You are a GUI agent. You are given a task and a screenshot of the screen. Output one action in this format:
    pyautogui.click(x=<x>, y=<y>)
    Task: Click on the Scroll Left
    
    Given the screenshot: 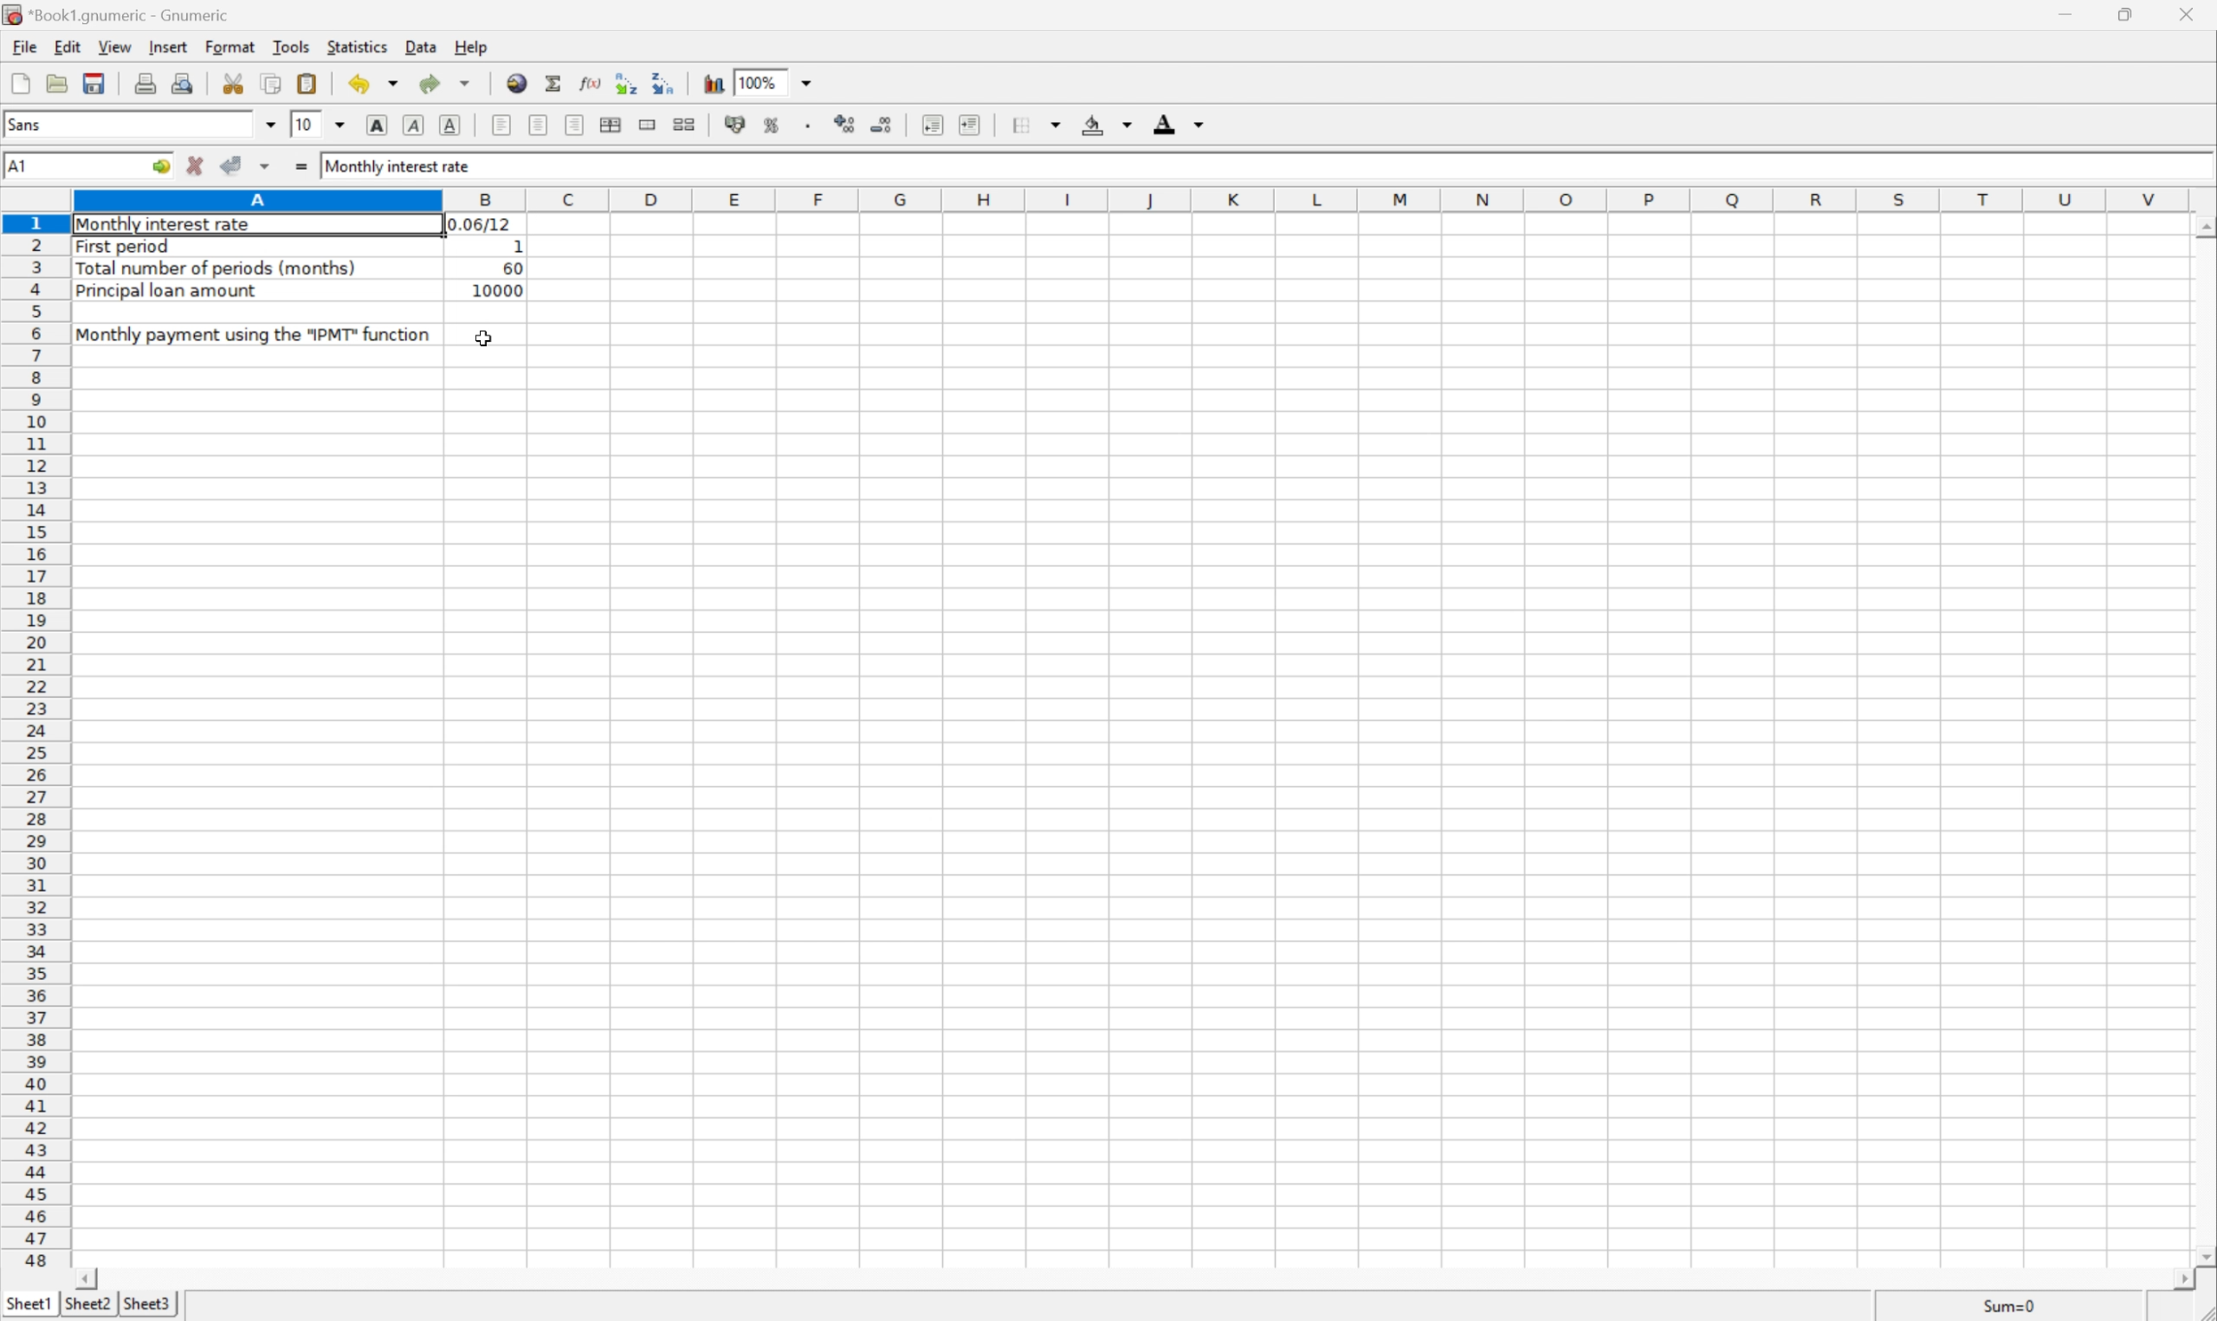 What is the action you would take?
    pyautogui.click(x=90, y=1276)
    